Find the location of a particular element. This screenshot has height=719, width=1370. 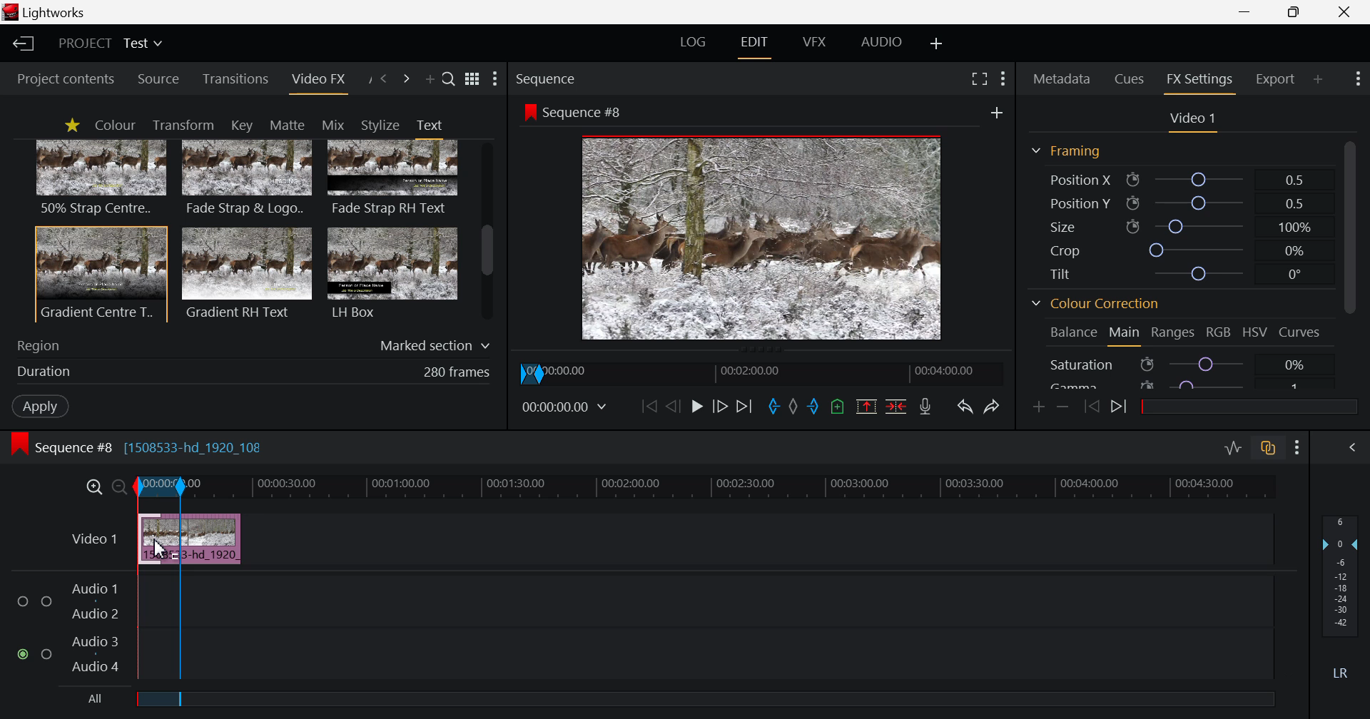

Previous keyframe is located at coordinates (1092, 407).